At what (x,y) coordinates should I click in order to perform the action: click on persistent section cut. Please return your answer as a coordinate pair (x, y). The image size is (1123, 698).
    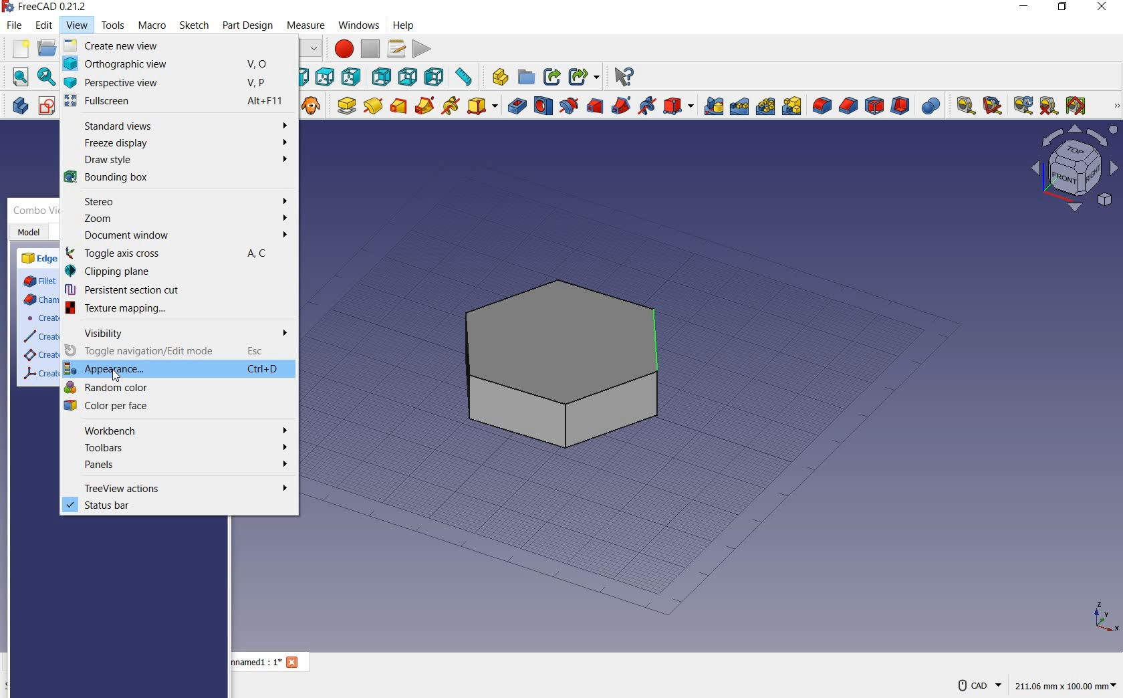
    Looking at the image, I should click on (176, 291).